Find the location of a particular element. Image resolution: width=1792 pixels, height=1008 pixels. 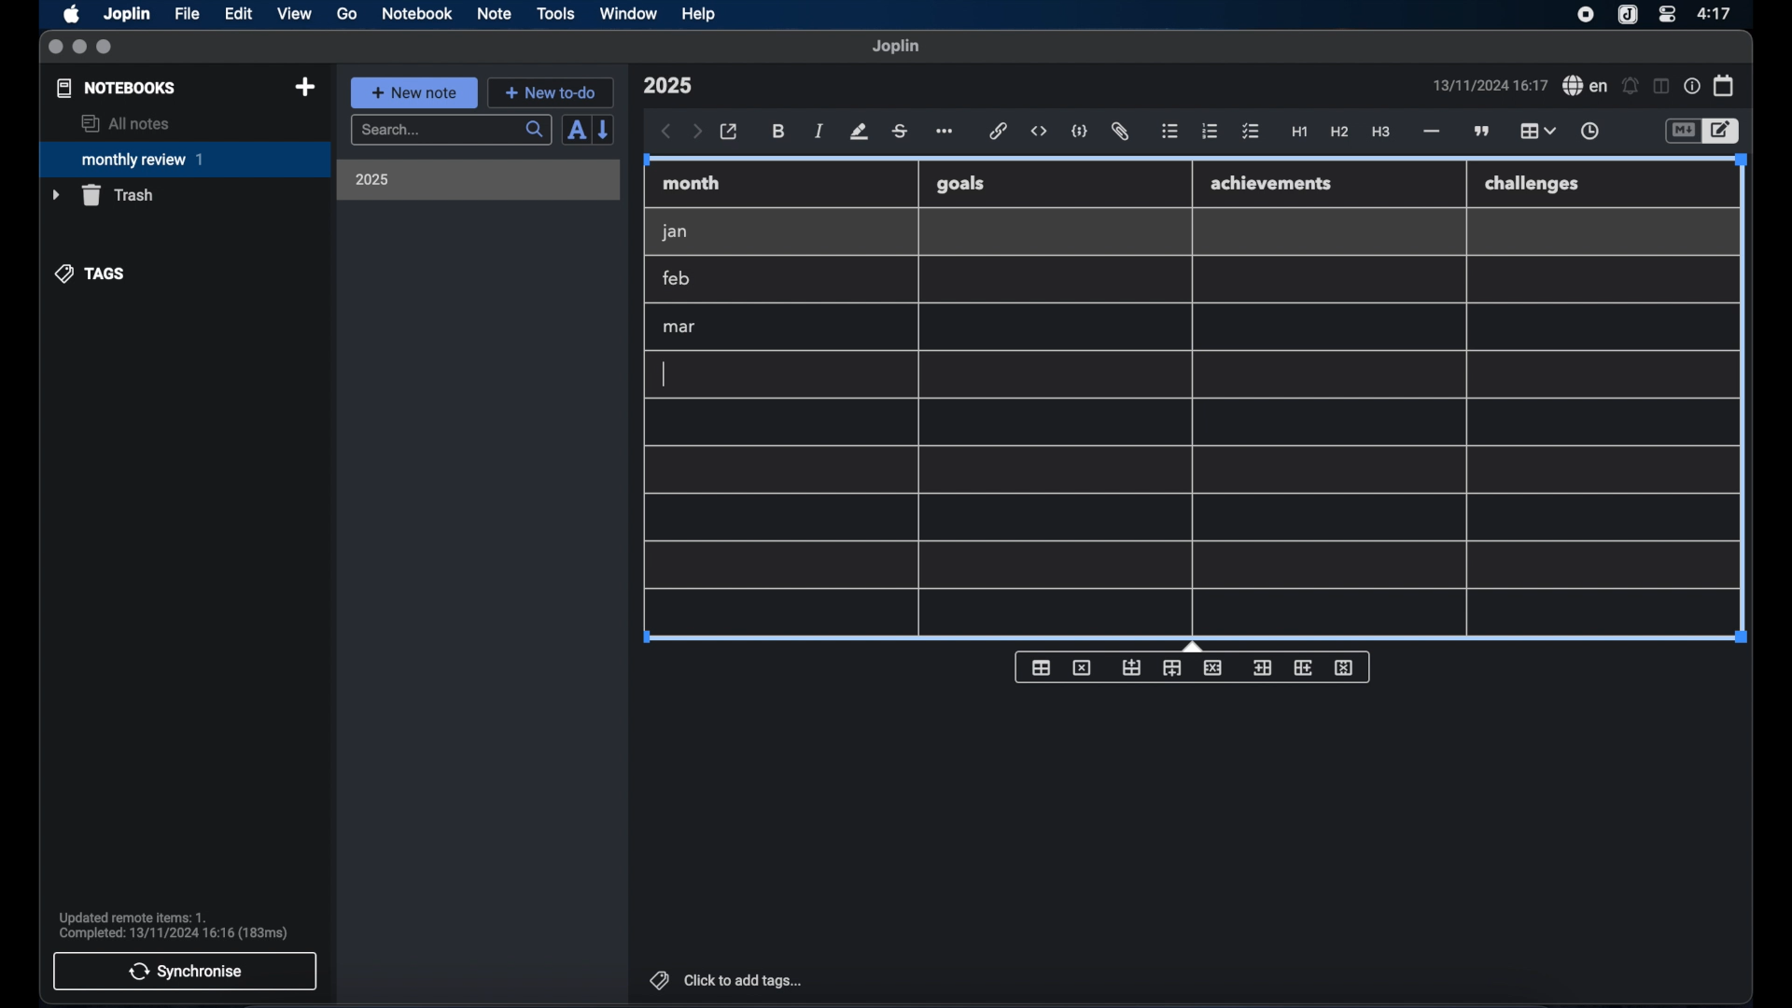

heading 3 is located at coordinates (1380, 133).